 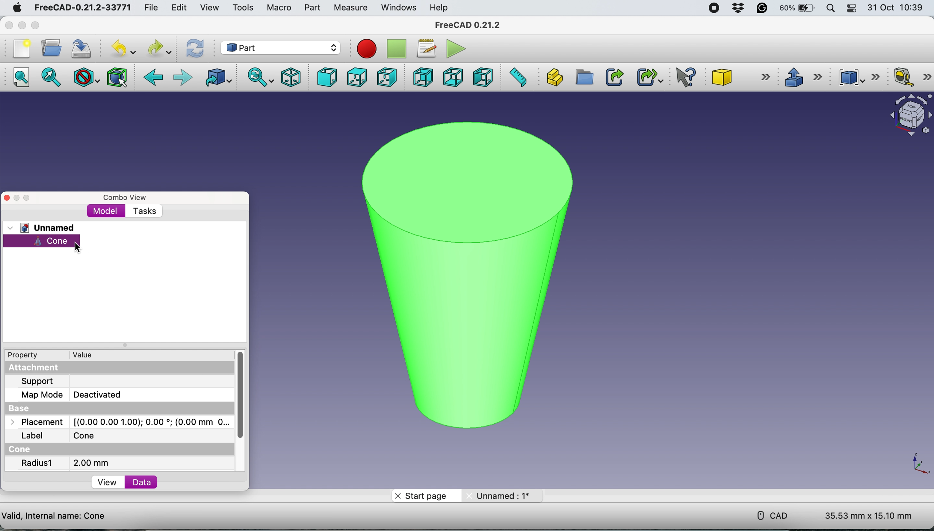 I want to click on macros, so click(x=426, y=47).